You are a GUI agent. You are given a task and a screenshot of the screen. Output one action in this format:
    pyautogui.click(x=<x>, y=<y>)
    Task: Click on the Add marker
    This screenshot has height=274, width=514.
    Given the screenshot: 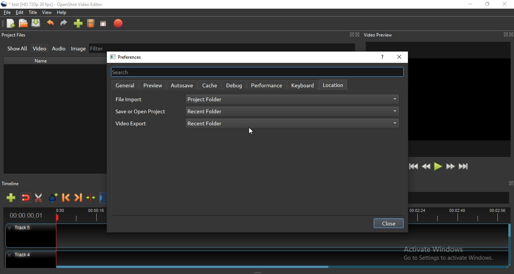 What is the action you would take?
    pyautogui.click(x=54, y=198)
    